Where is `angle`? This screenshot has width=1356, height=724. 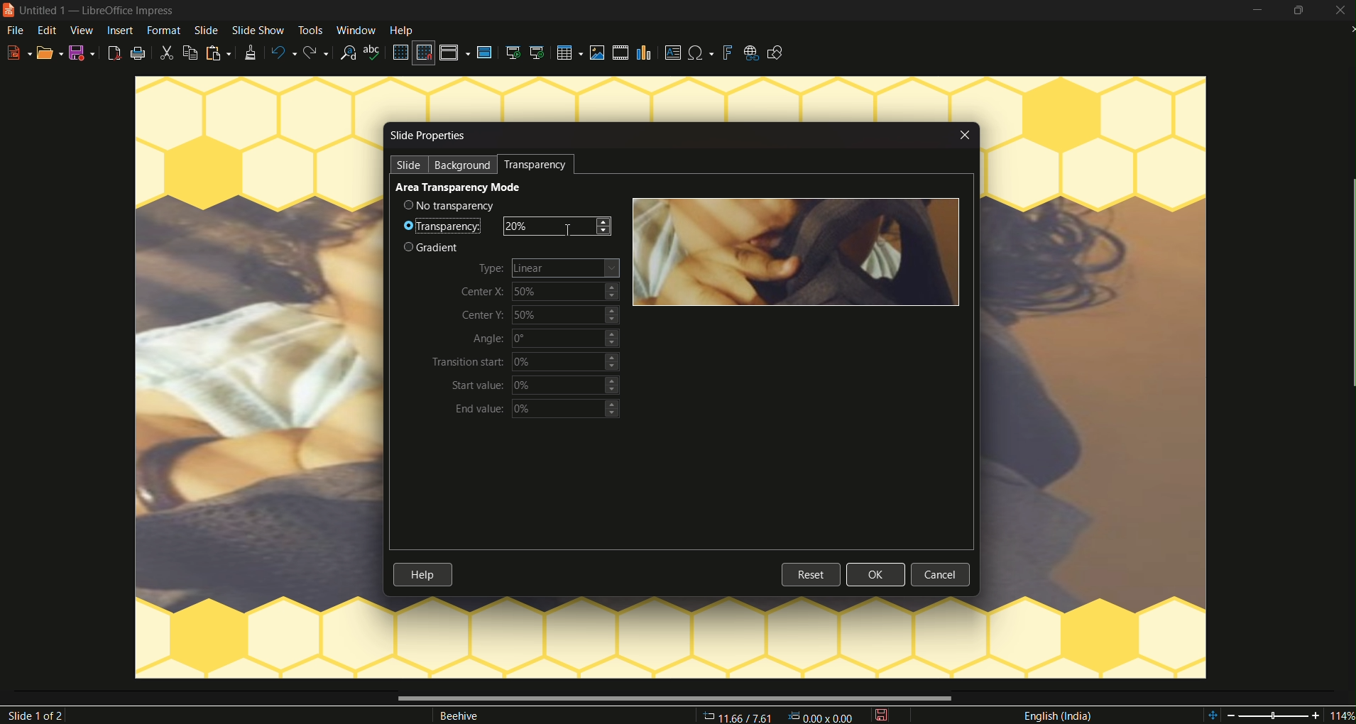
angle is located at coordinates (488, 338).